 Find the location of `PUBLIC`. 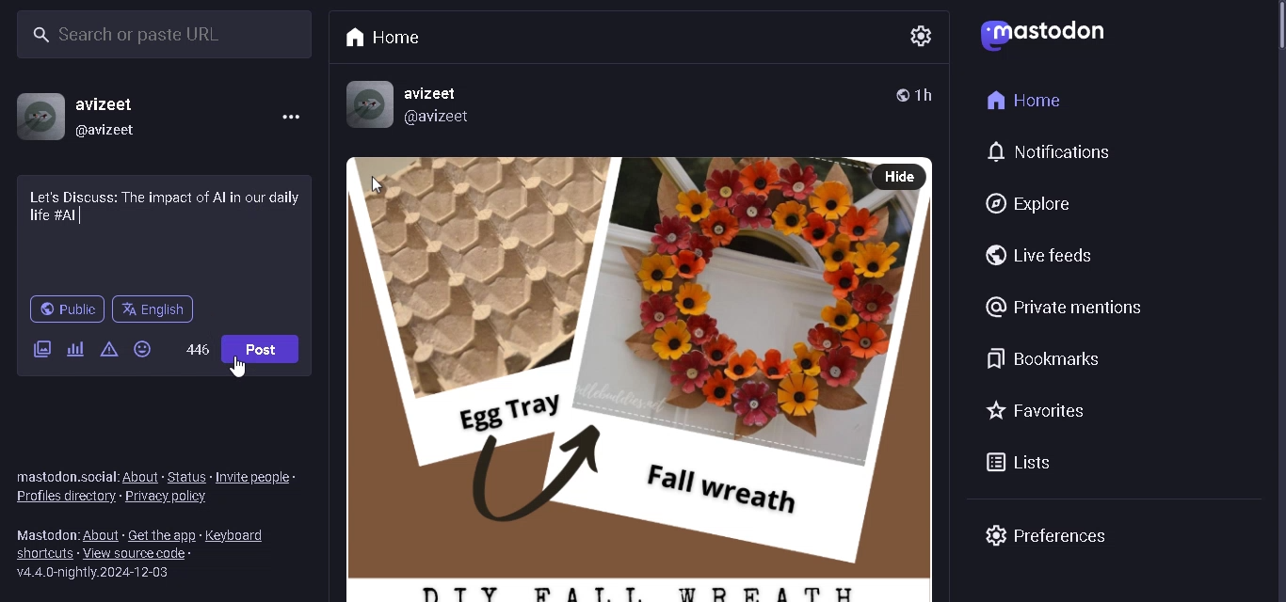

PUBLIC is located at coordinates (65, 309).